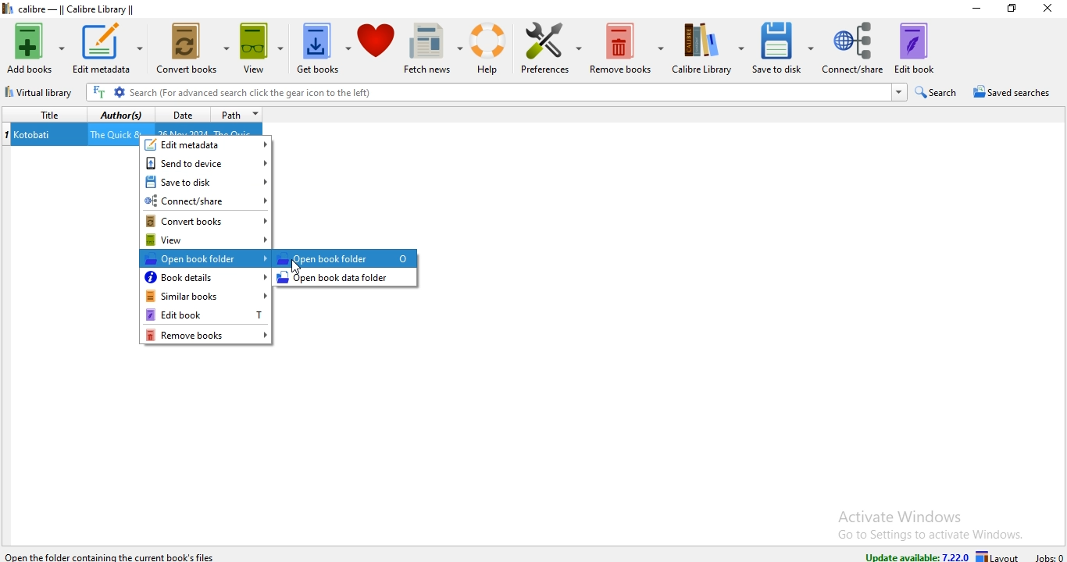  I want to click on restore, so click(1009, 8).